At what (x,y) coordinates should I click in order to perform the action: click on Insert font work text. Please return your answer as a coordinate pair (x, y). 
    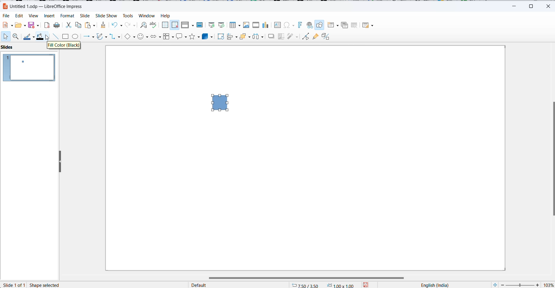
    Looking at the image, I should click on (301, 25).